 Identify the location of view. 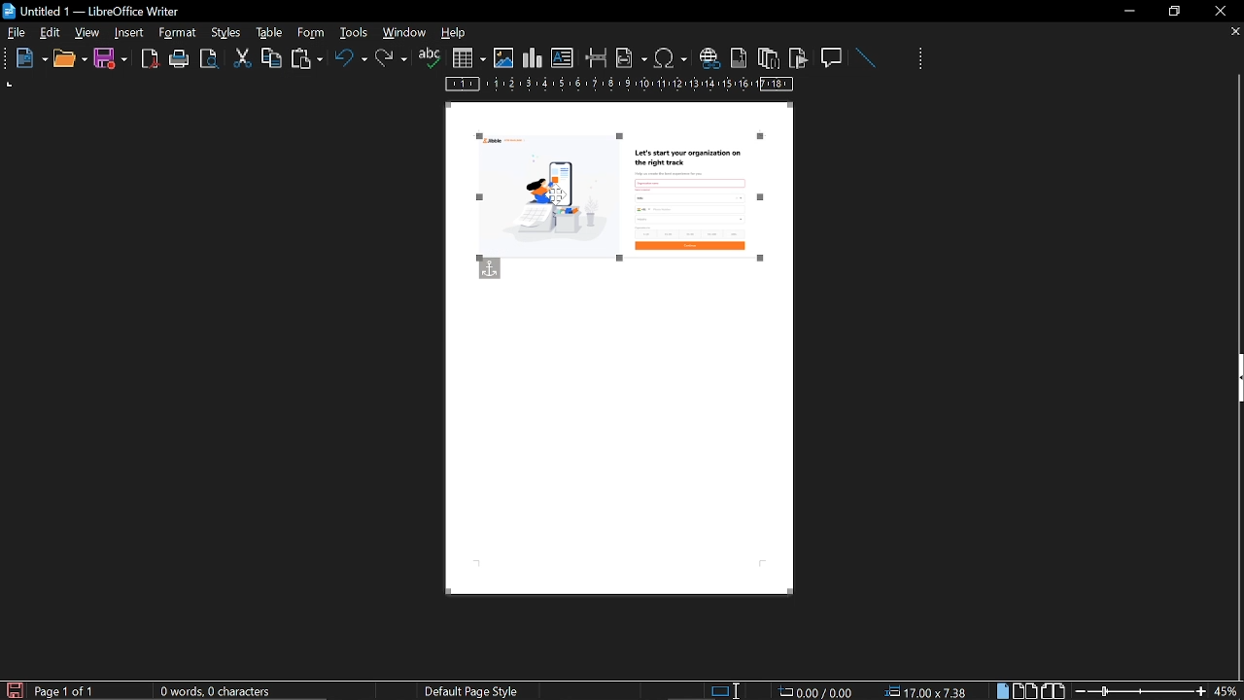
(88, 32).